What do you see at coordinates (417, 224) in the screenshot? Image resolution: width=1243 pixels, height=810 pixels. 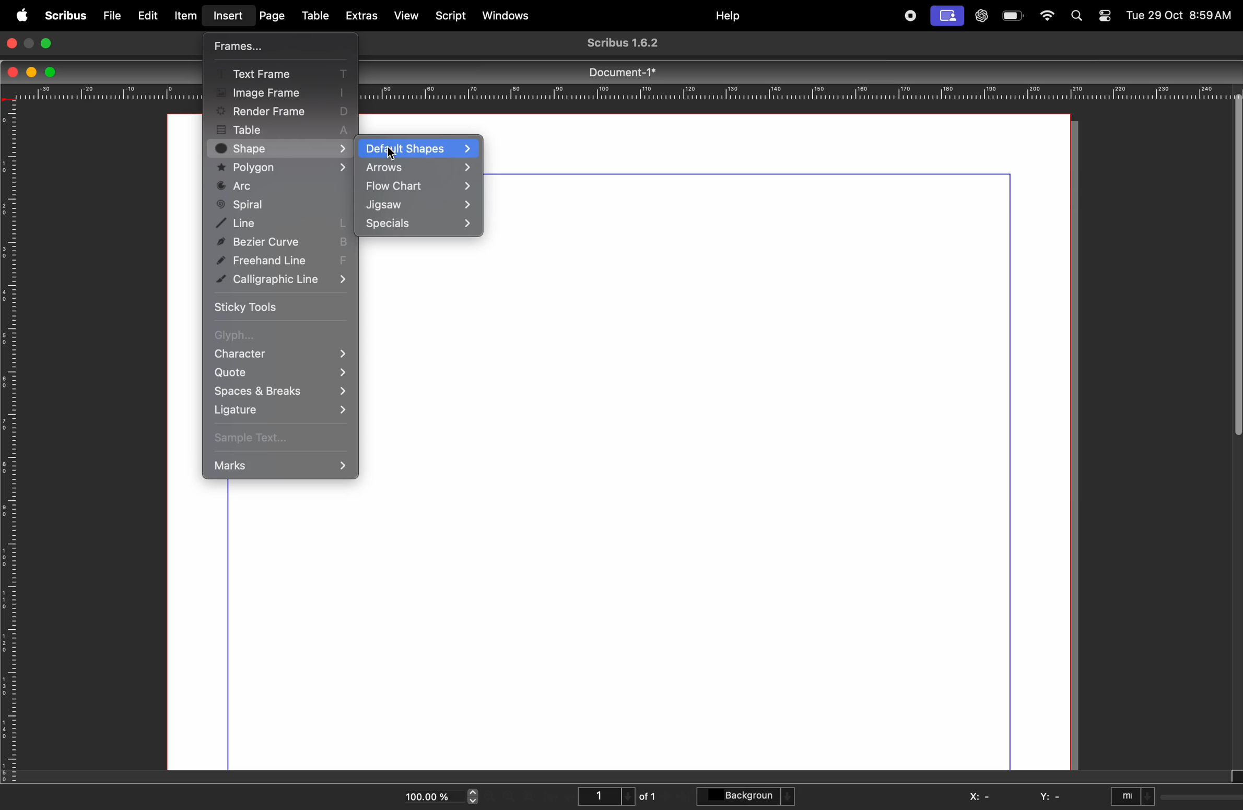 I see `specials` at bounding box center [417, 224].